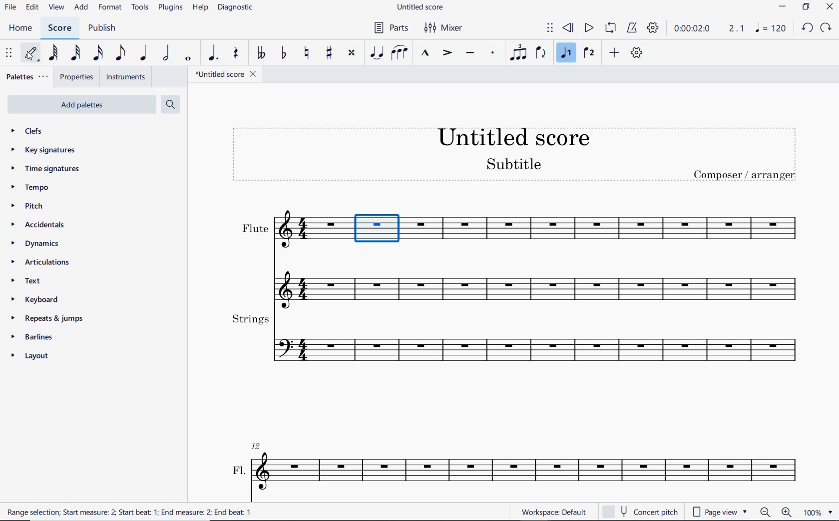  Describe the element at coordinates (140, 8) in the screenshot. I see `TOOLS` at that location.